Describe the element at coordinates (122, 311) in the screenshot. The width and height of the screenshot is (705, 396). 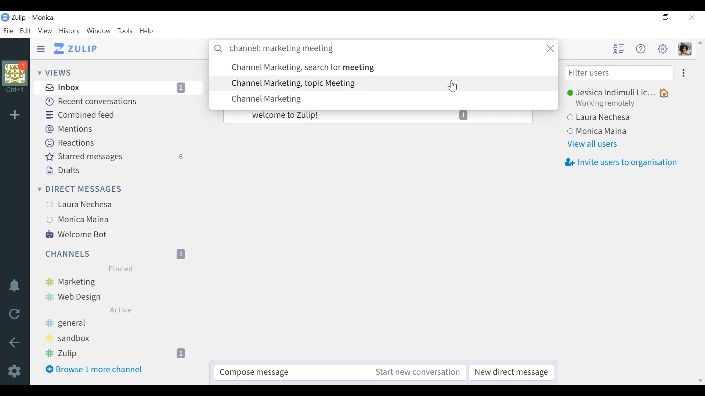
I see `Active` at that location.